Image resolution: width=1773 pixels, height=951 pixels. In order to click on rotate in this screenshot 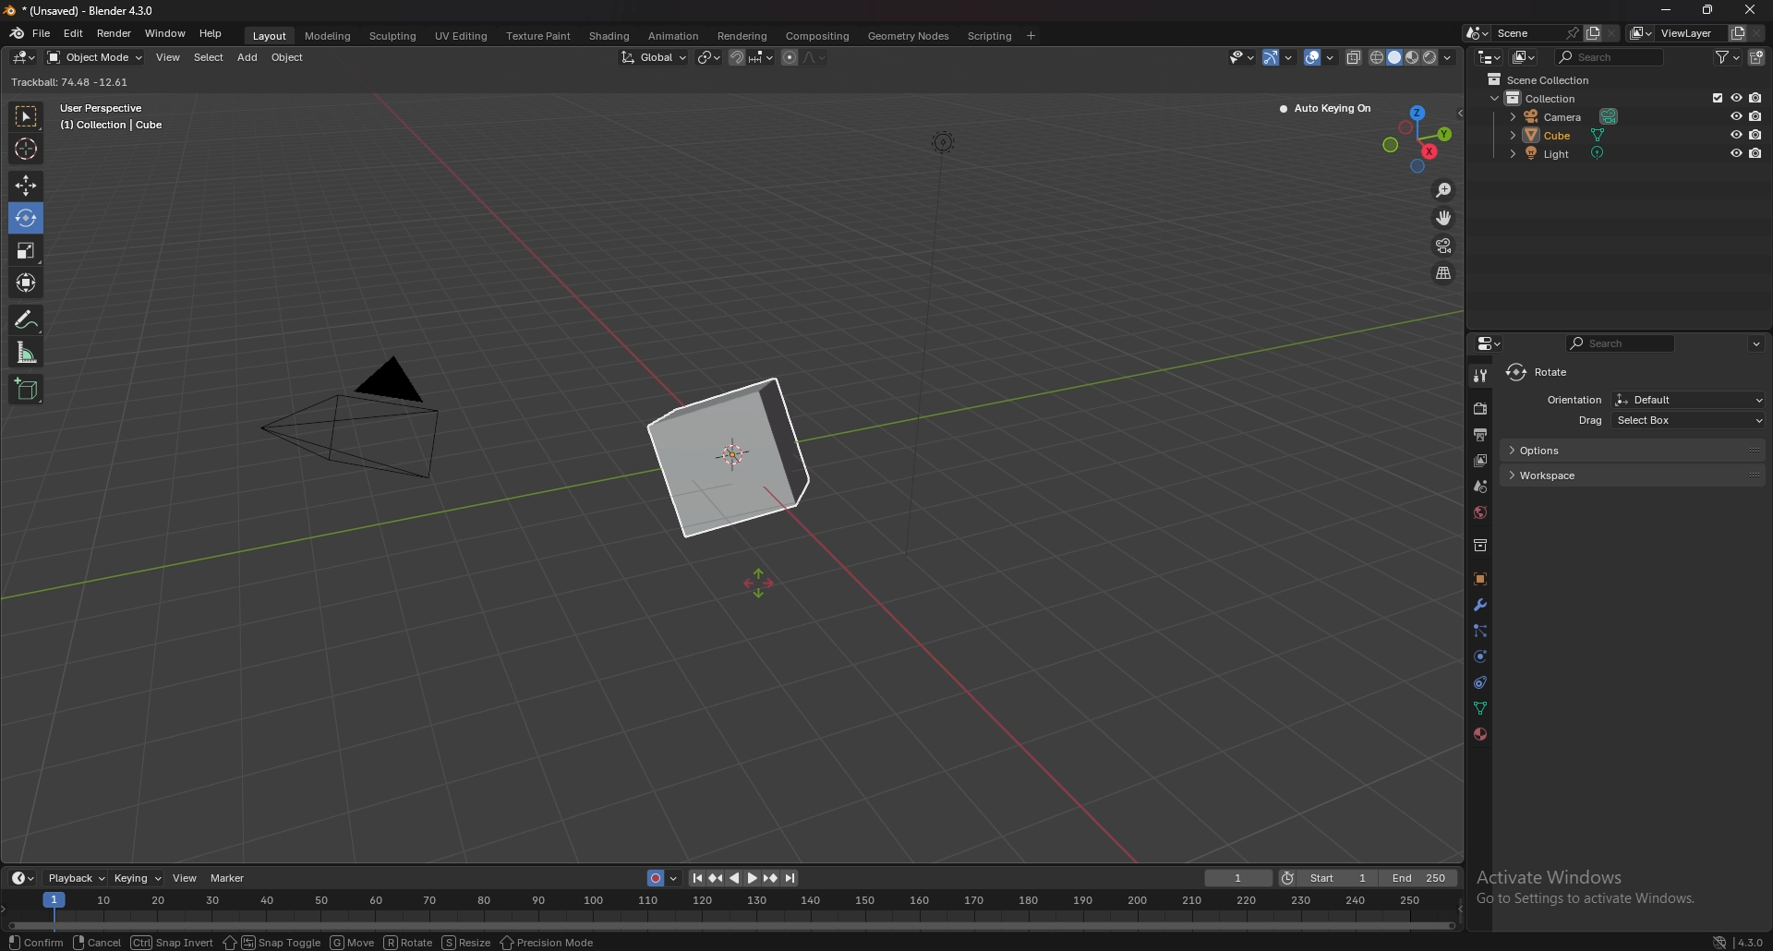, I will do `click(1543, 373)`.